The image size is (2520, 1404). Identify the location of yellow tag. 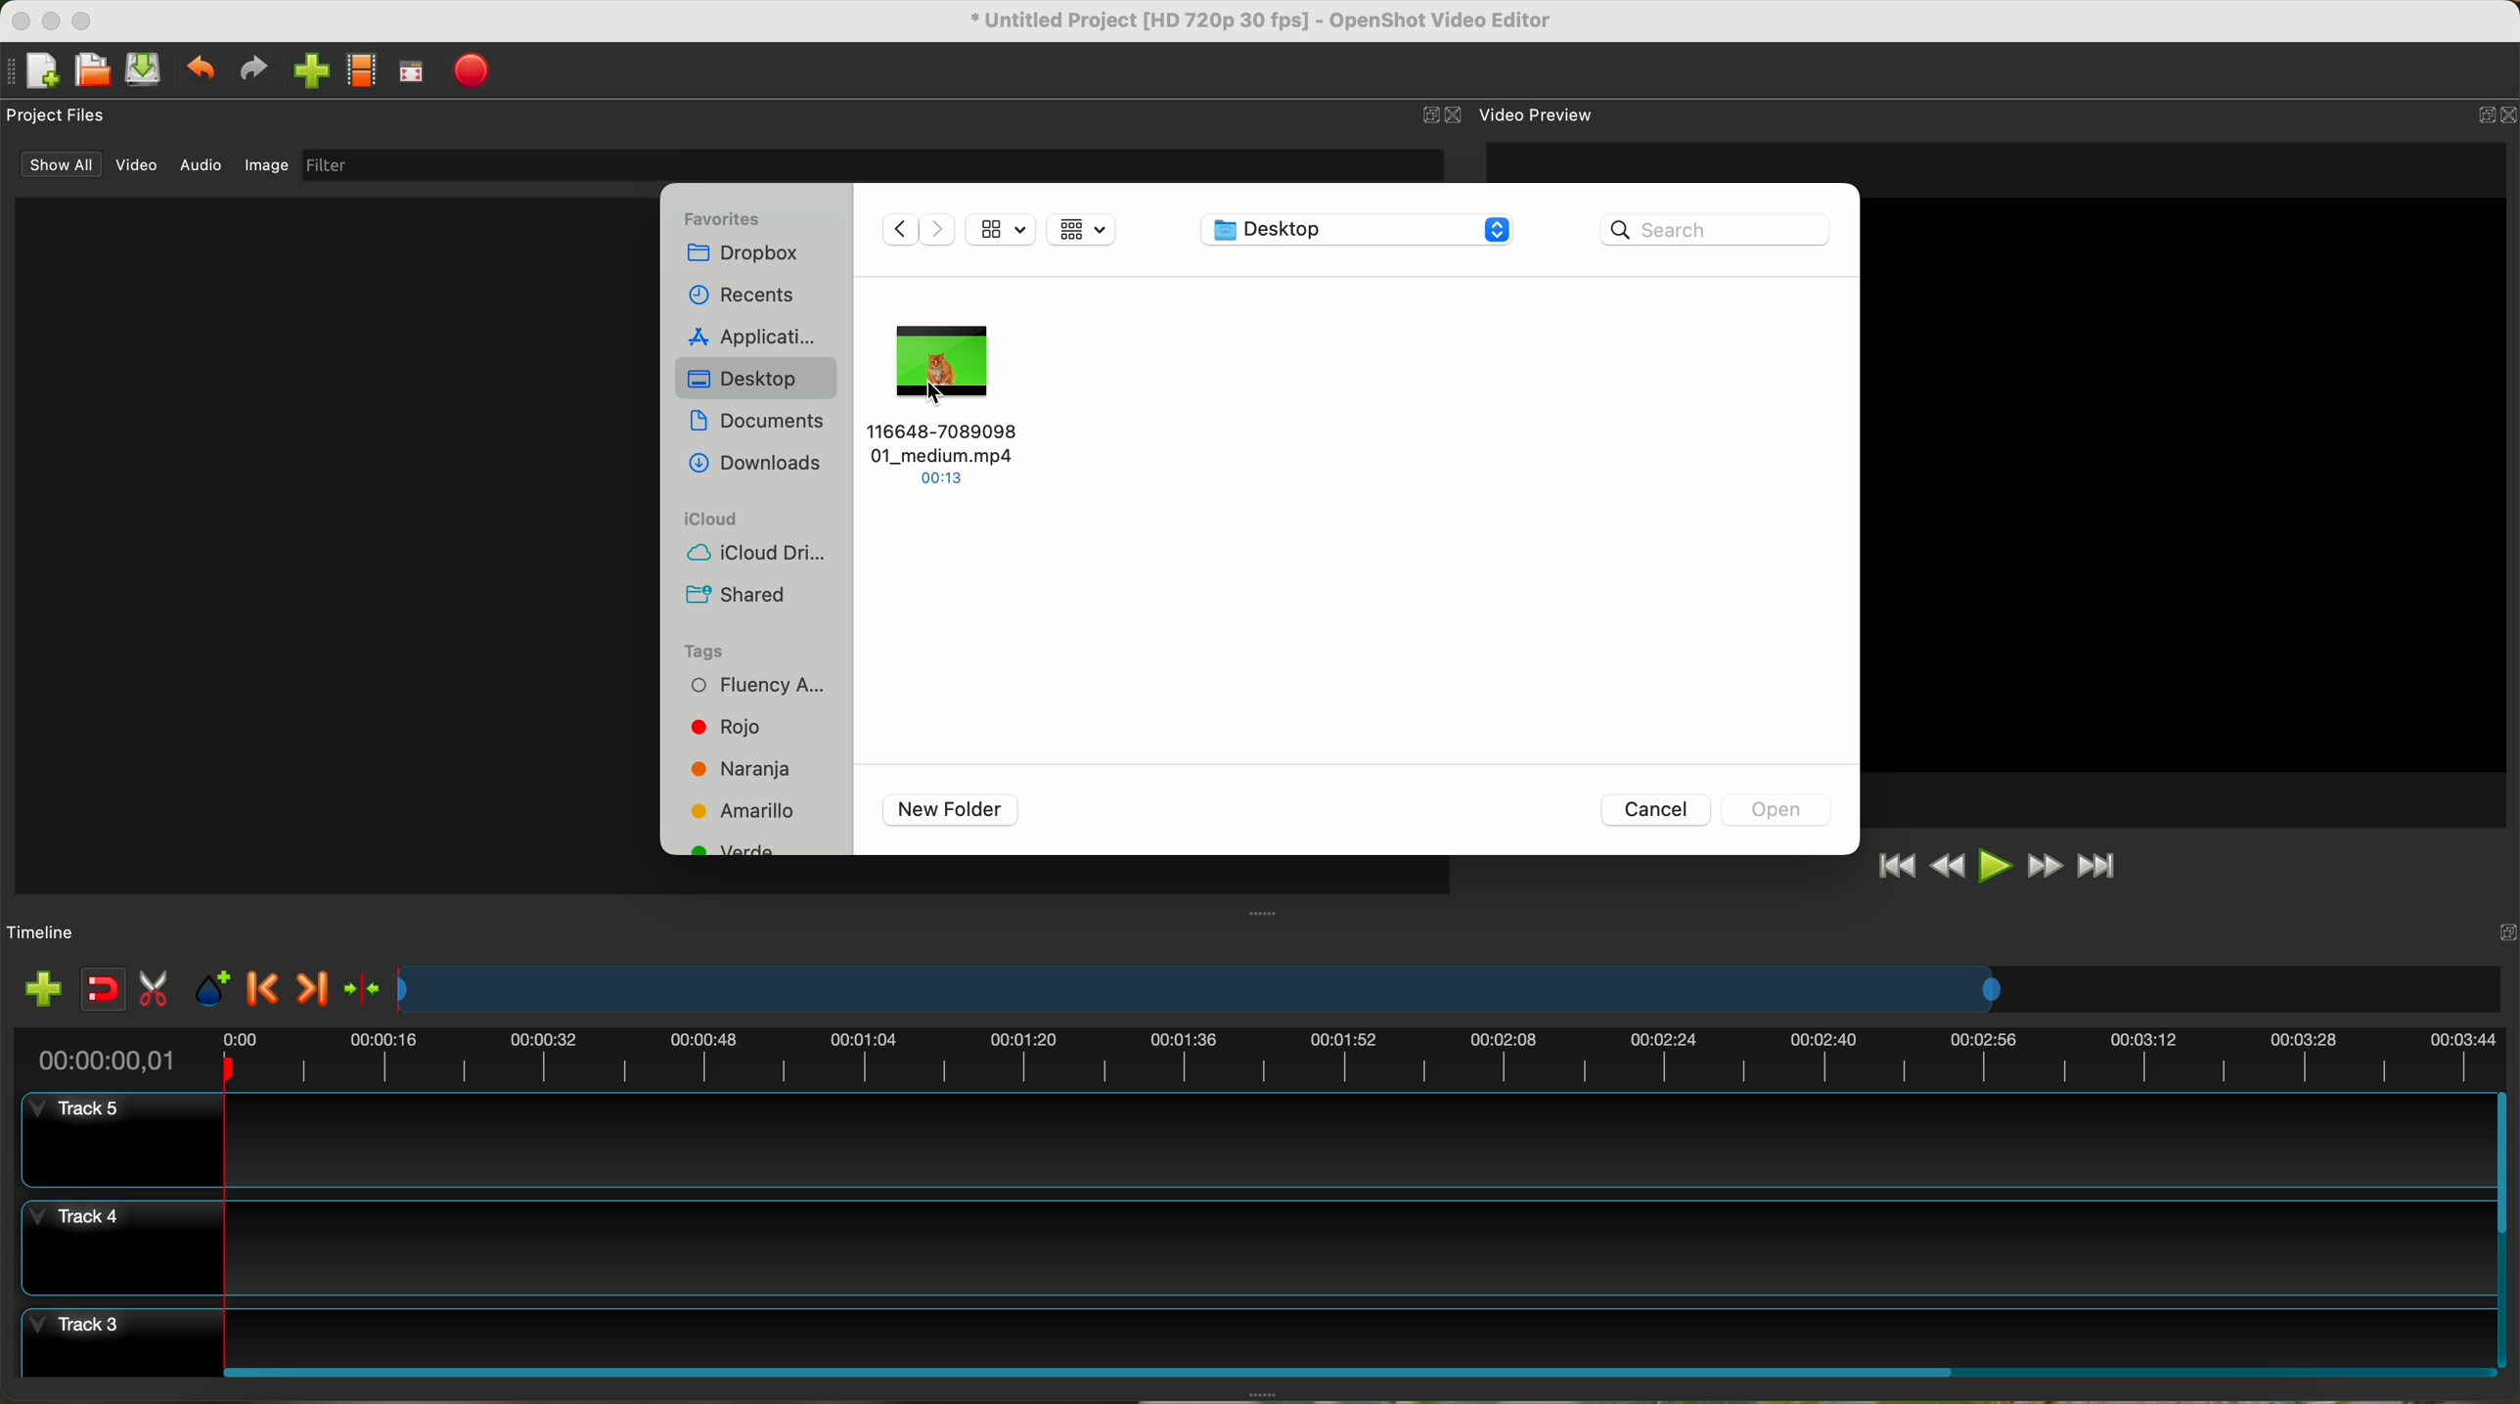
(744, 810).